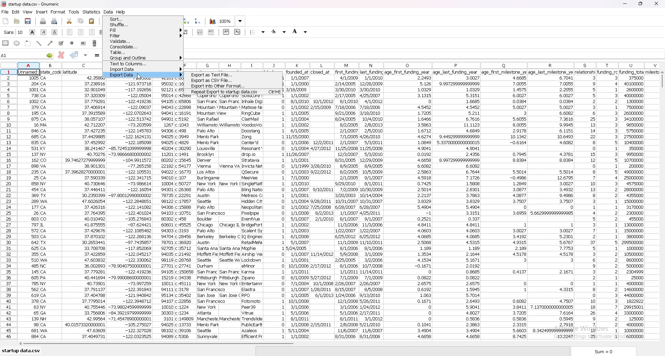  Describe the element at coordinates (92, 21) in the screenshot. I see `paste` at that location.